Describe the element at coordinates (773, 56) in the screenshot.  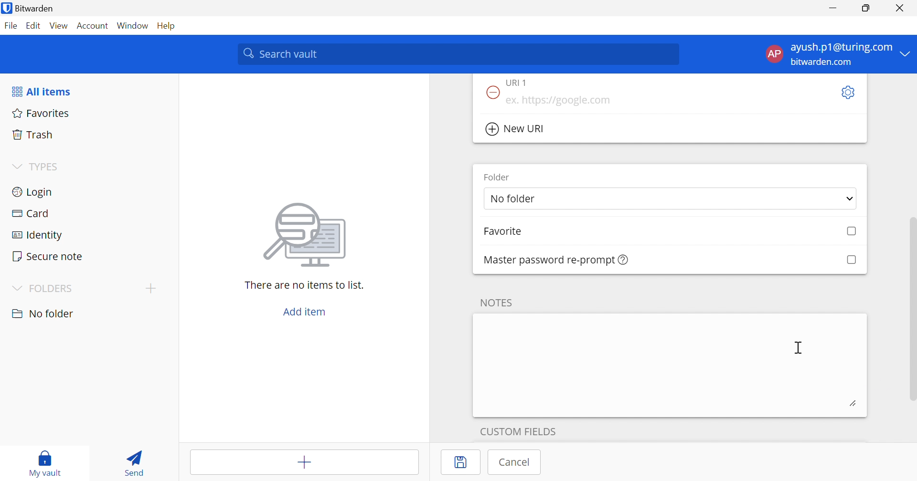
I see `AP` at that location.